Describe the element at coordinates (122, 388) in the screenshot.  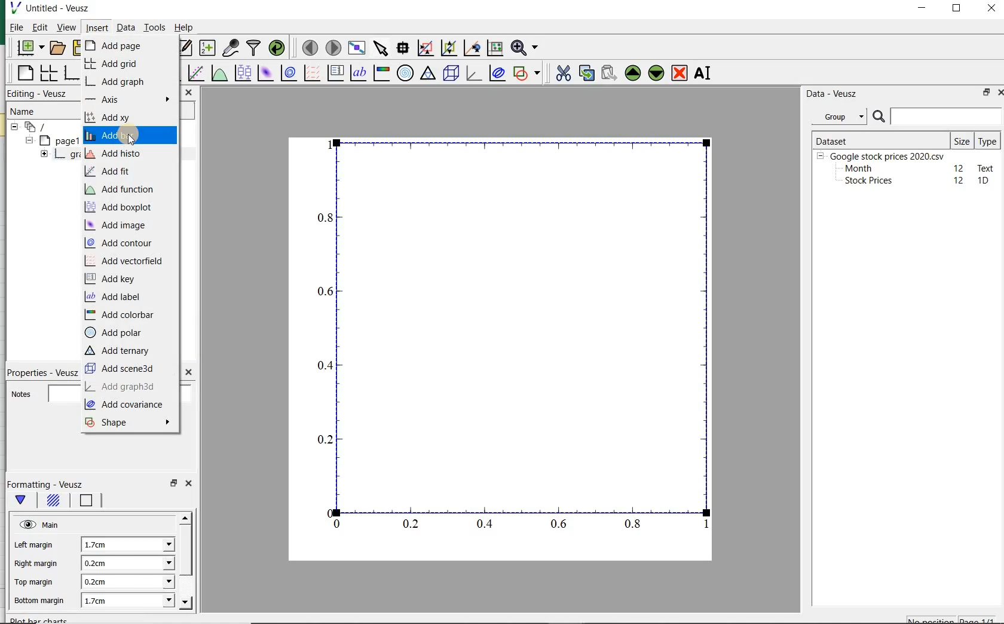
I see `add graph3d` at that location.